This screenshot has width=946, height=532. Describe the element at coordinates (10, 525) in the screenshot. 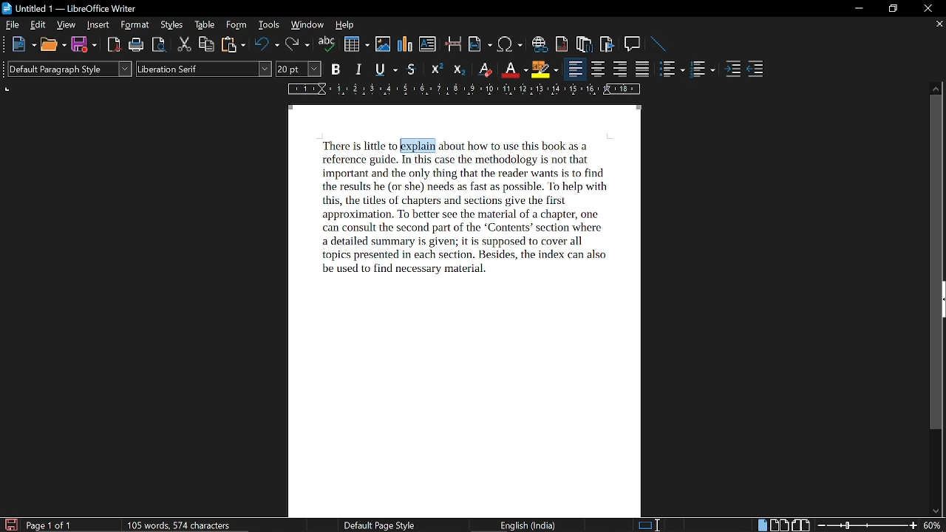

I see `save` at that location.